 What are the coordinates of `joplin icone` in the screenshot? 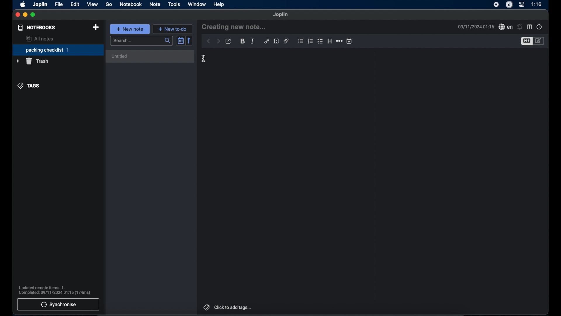 It's located at (509, 5).